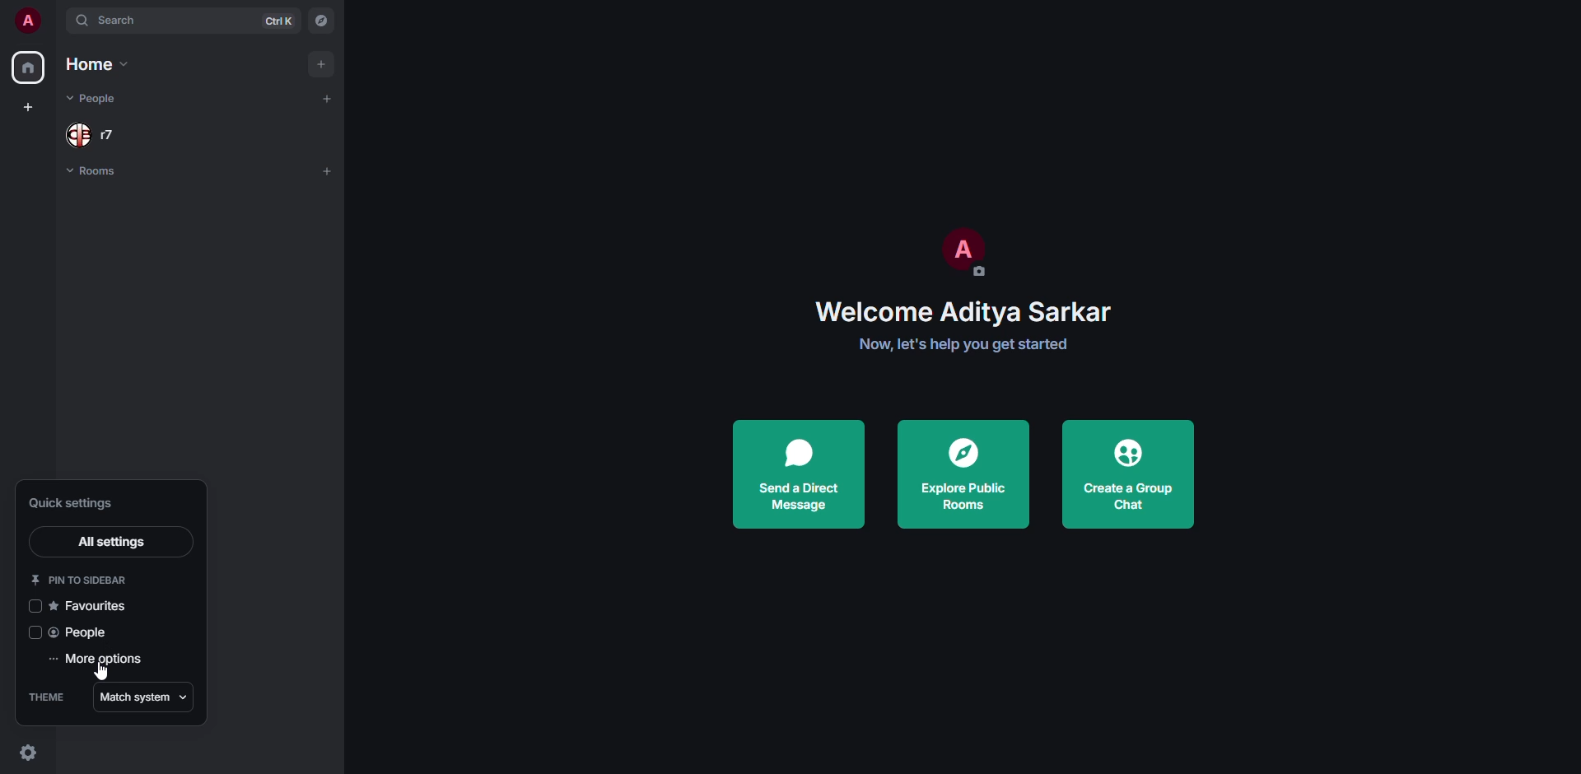  I want to click on people, so click(96, 98).